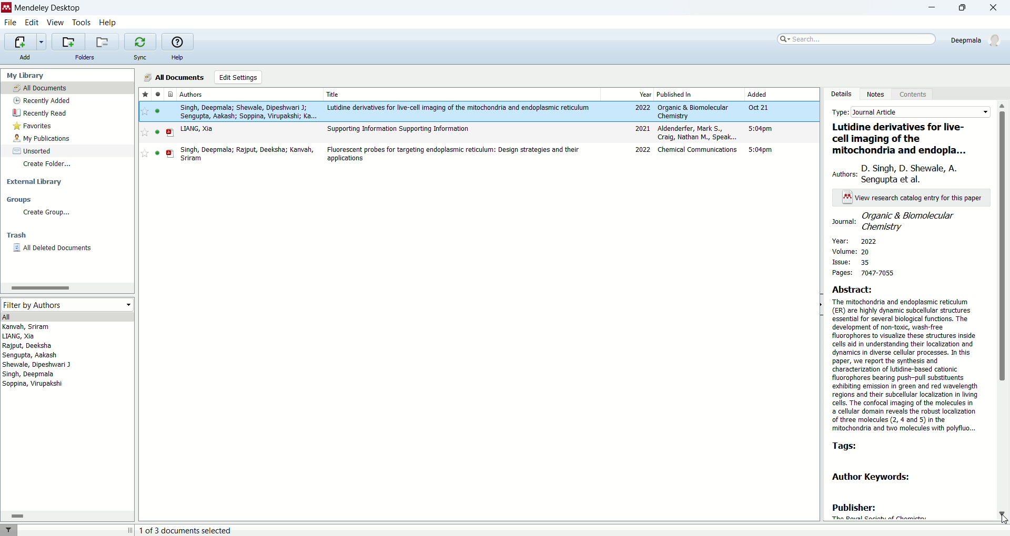 The width and height of the screenshot is (1010, 536). Describe the element at coordinates (693, 112) in the screenshot. I see `organic & biomolecular chemistry` at that location.